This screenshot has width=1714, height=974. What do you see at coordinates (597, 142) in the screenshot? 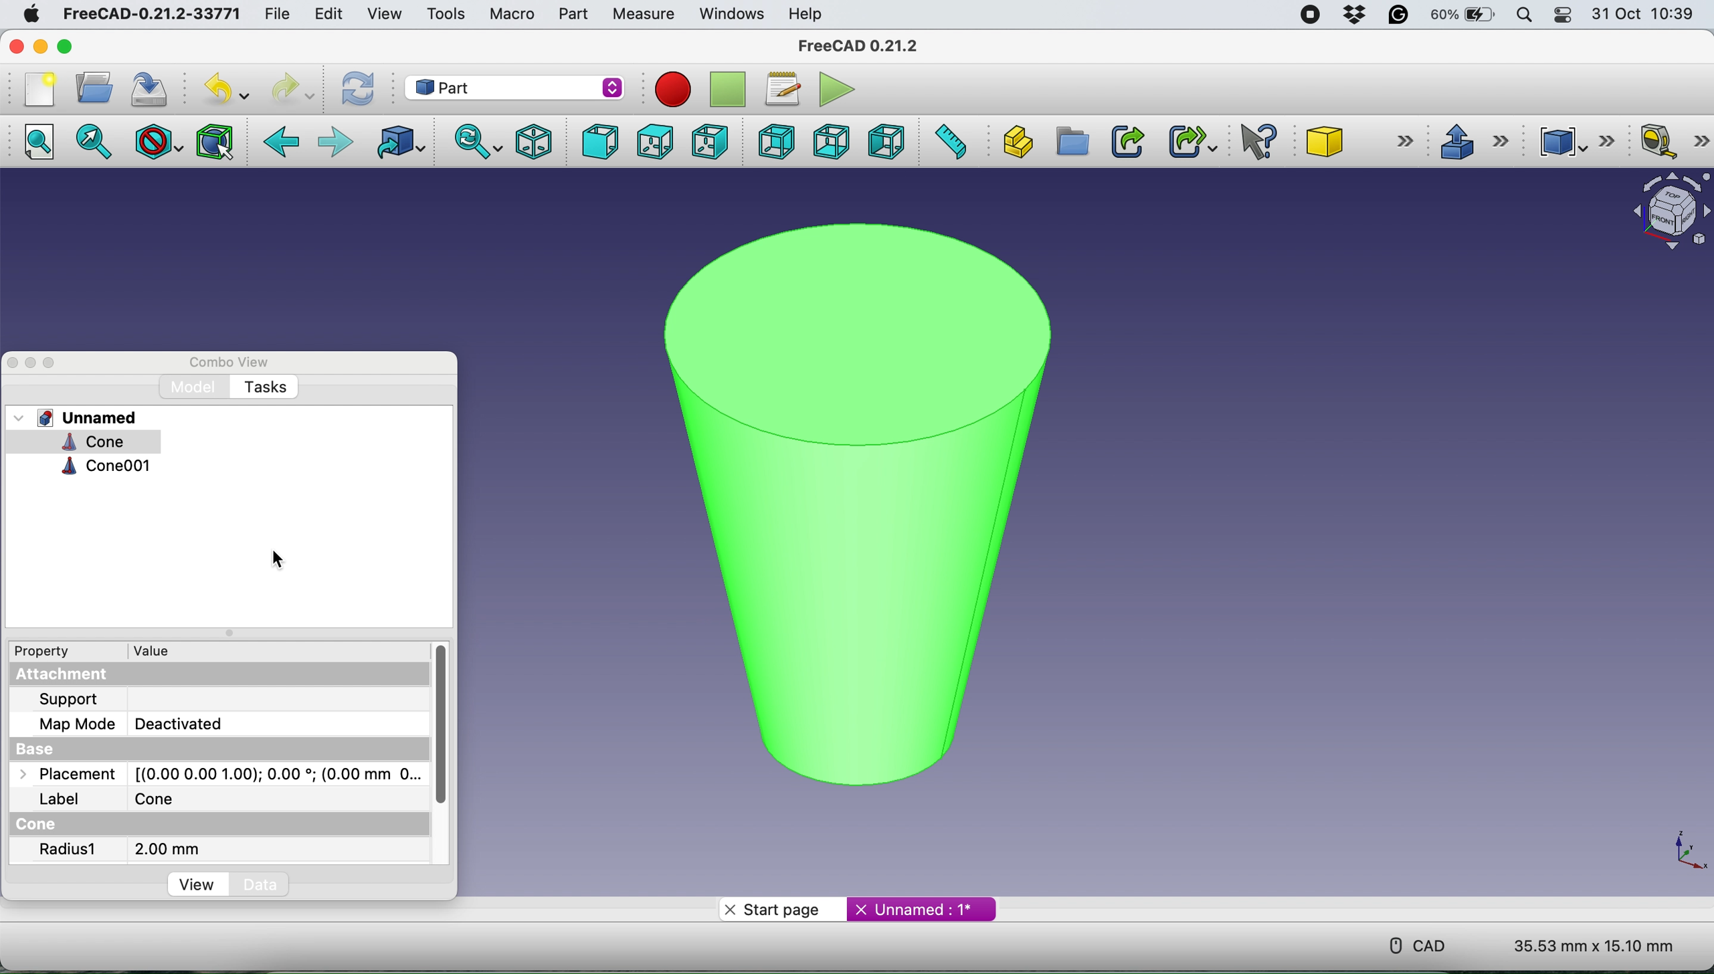
I see `front` at bounding box center [597, 142].